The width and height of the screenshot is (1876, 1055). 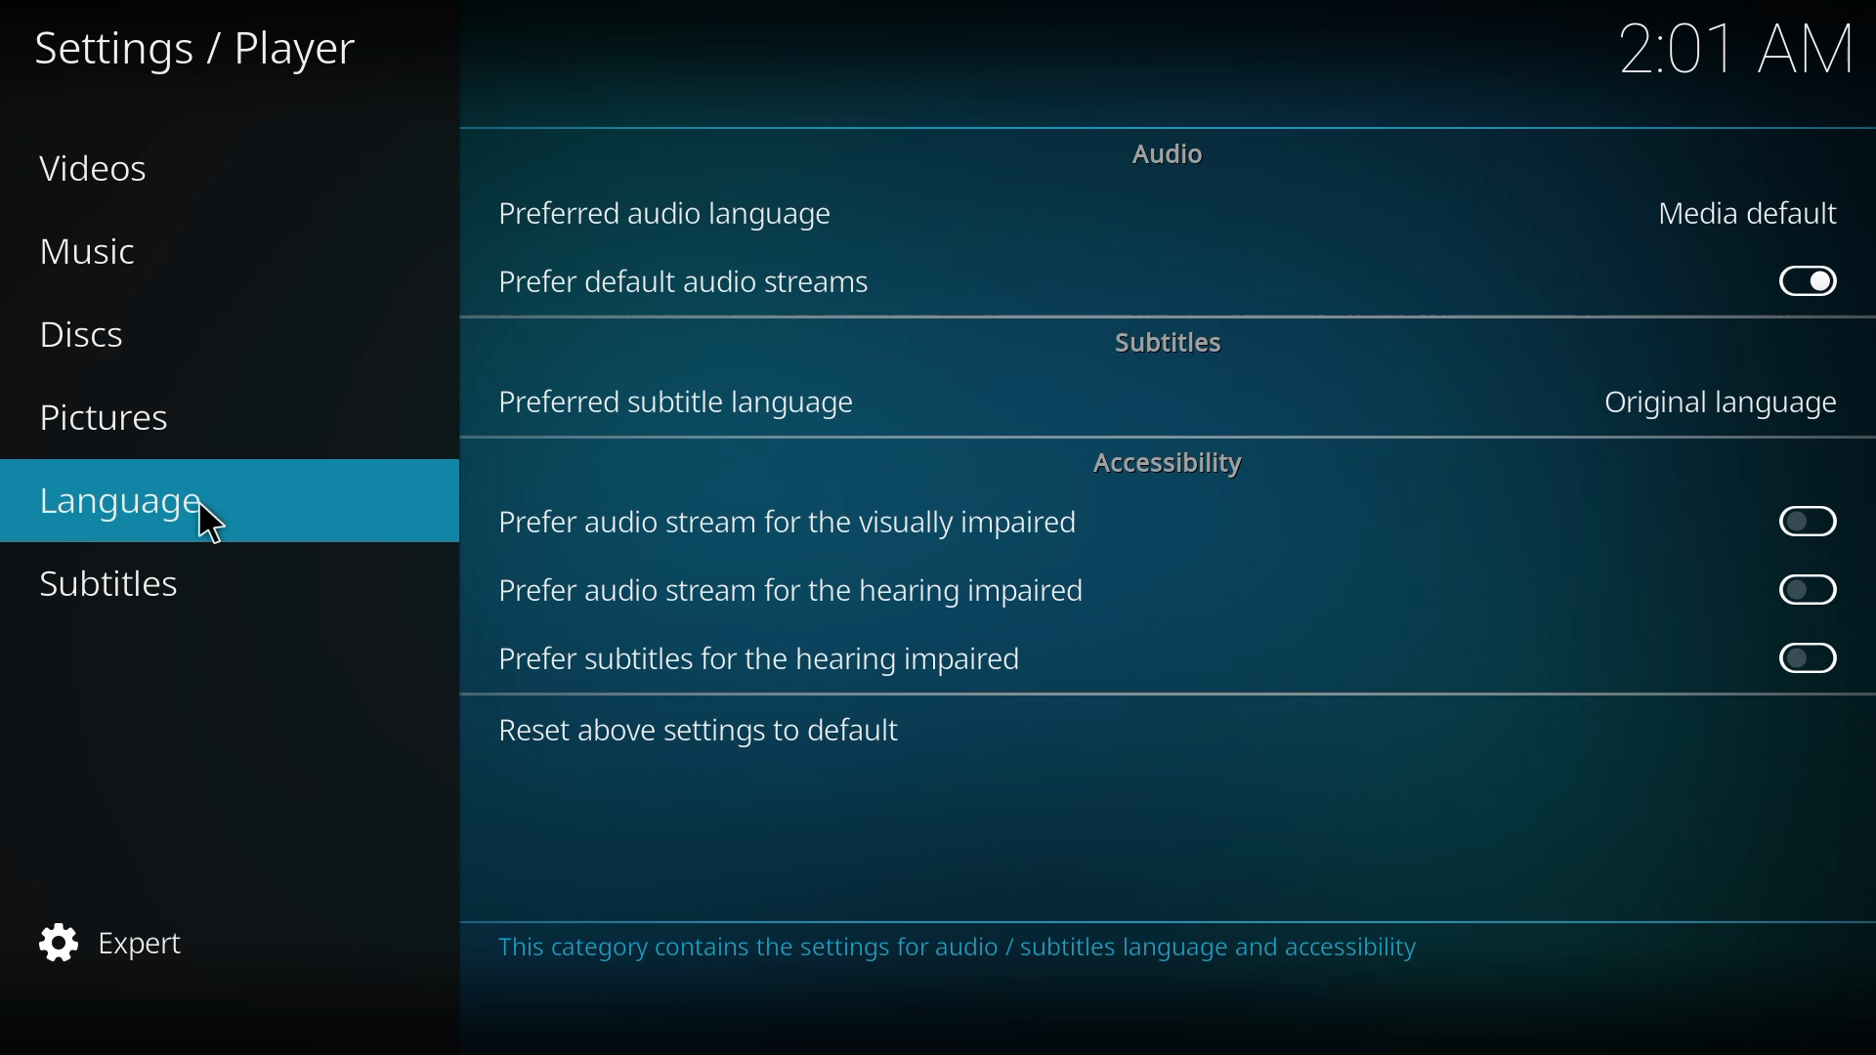 What do you see at coordinates (1797, 520) in the screenshot?
I see `click to enable` at bounding box center [1797, 520].